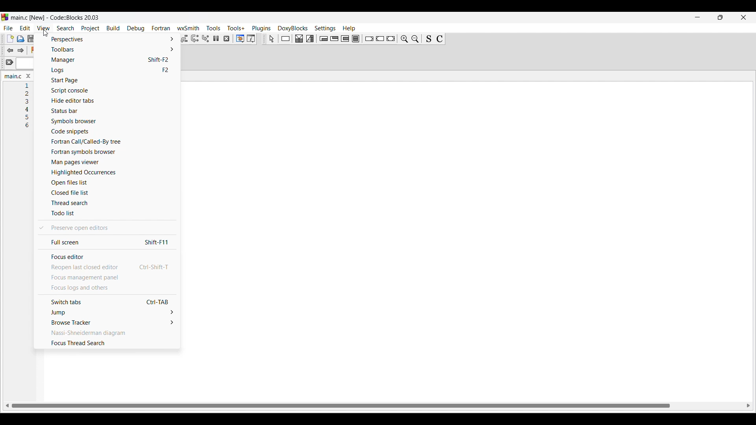 Image resolution: width=756 pixels, height=425 pixels. Describe the element at coordinates (240, 39) in the screenshot. I see `Debugging windows` at that location.